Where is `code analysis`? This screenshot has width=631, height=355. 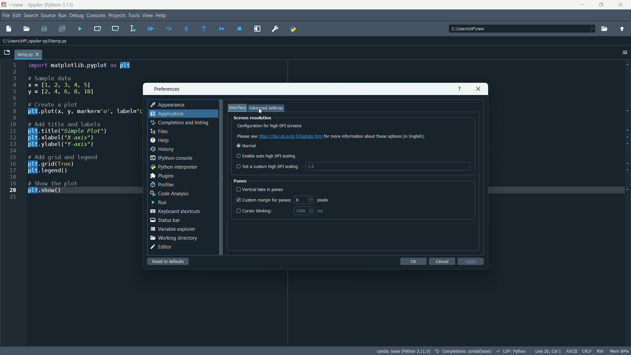
code analysis is located at coordinates (169, 194).